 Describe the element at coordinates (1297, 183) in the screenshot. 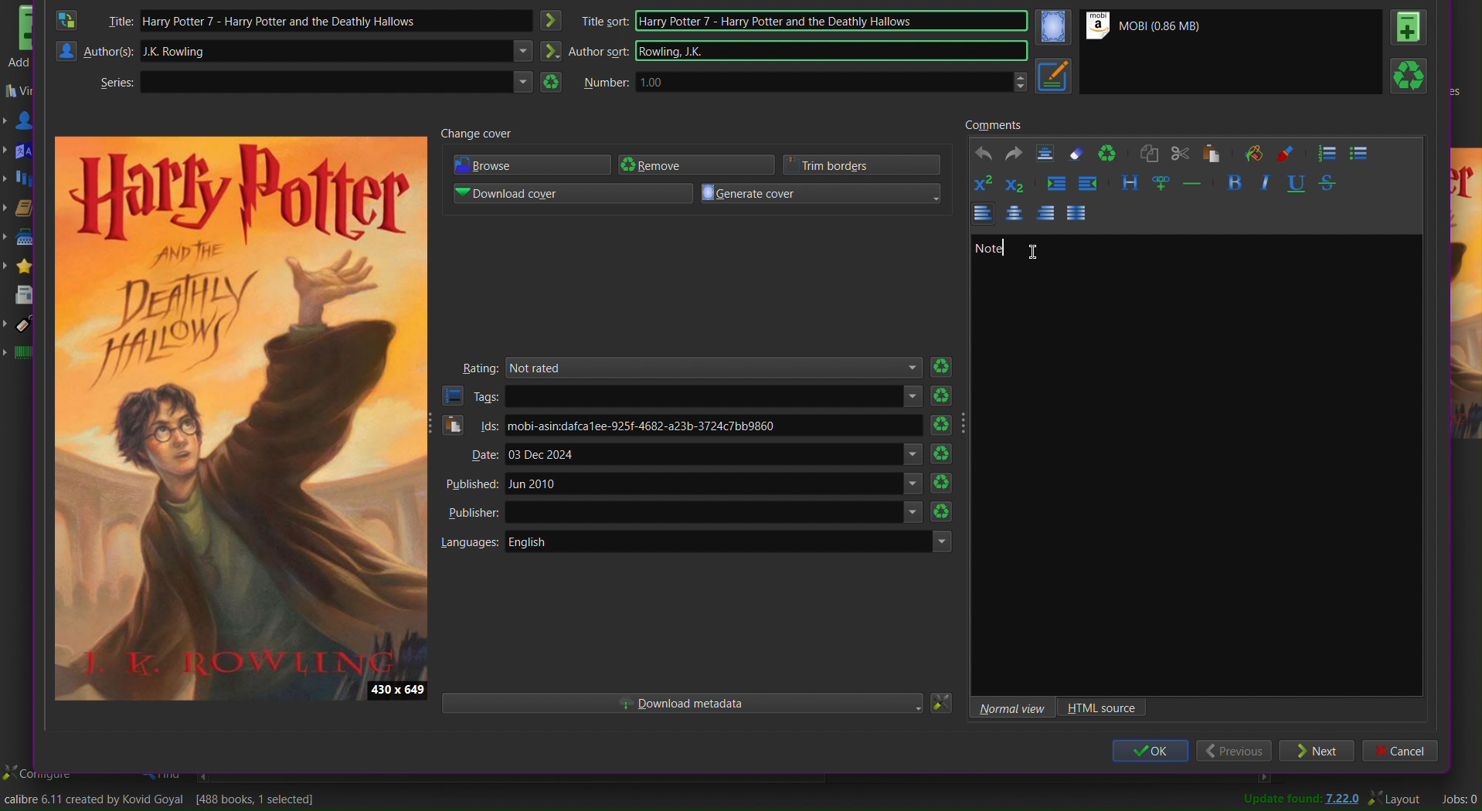

I see `Underline` at that location.